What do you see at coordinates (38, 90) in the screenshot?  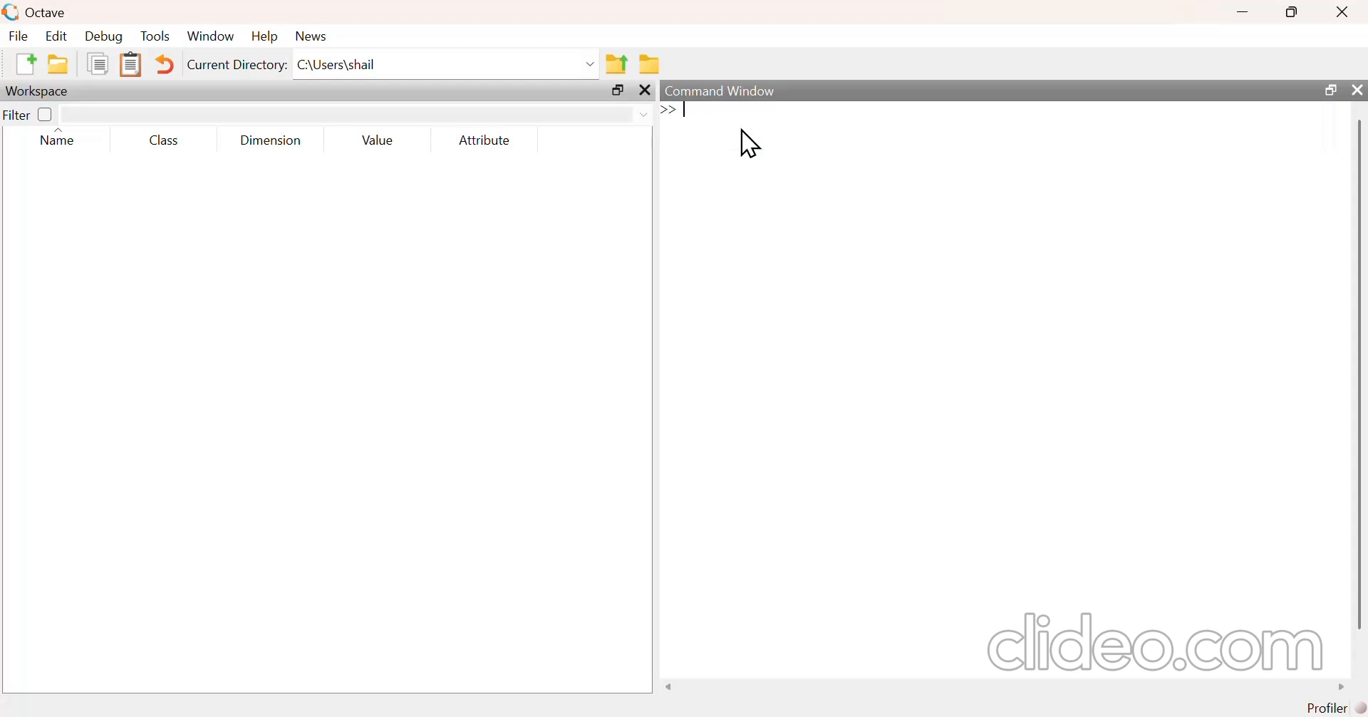 I see `workspace` at bounding box center [38, 90].